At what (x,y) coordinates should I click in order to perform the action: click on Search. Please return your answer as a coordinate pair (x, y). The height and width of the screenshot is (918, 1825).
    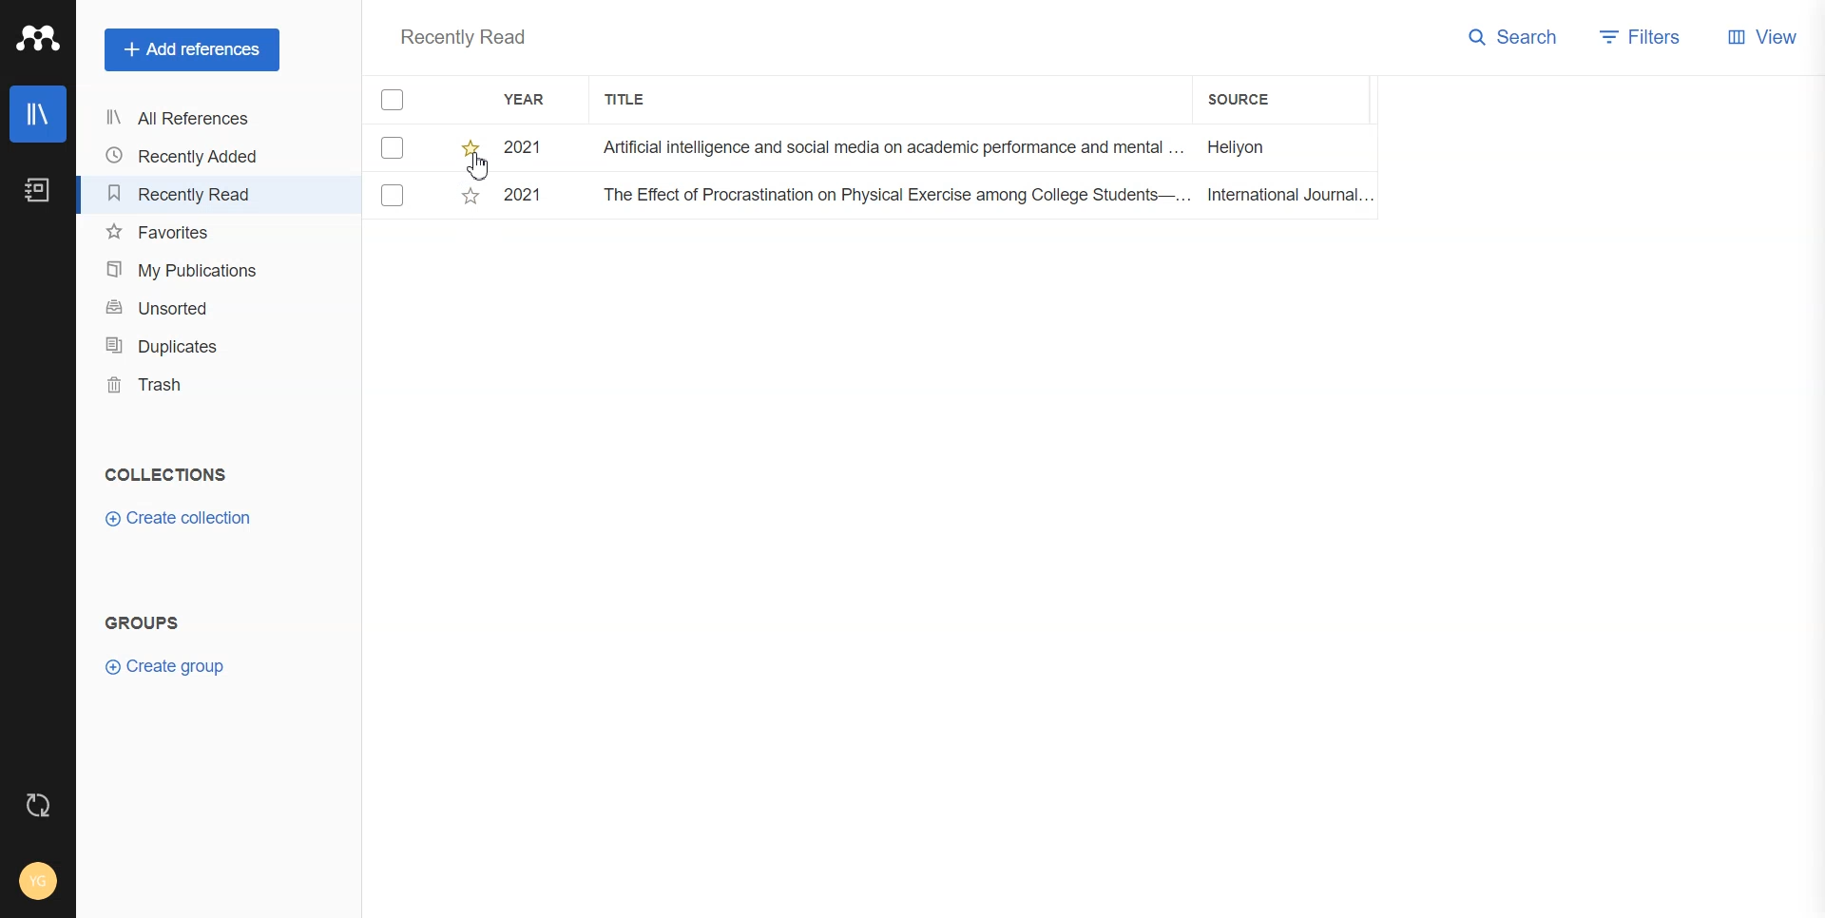
    Looking at the image, I should click on (1515, 38).